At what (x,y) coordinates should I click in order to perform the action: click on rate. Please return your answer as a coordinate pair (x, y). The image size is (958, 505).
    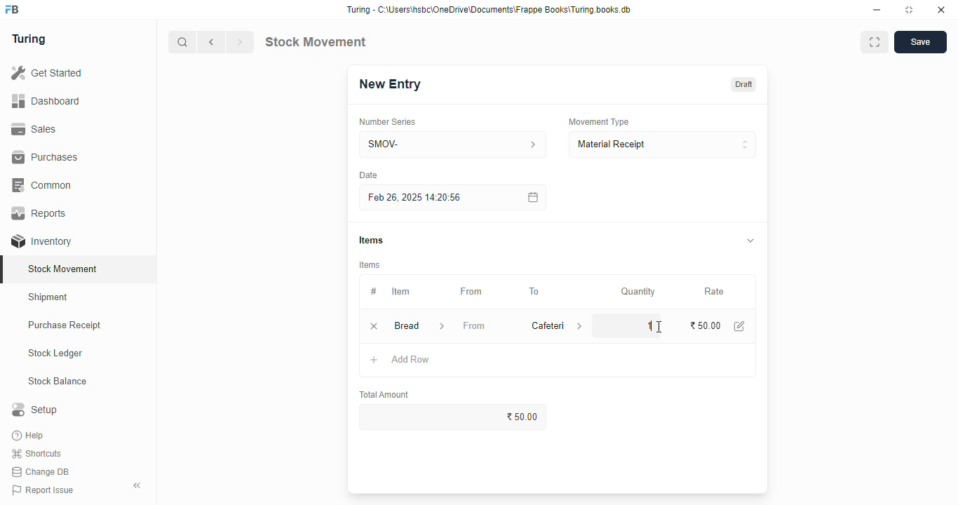
    Looking at the image, I should click on (715, 292).